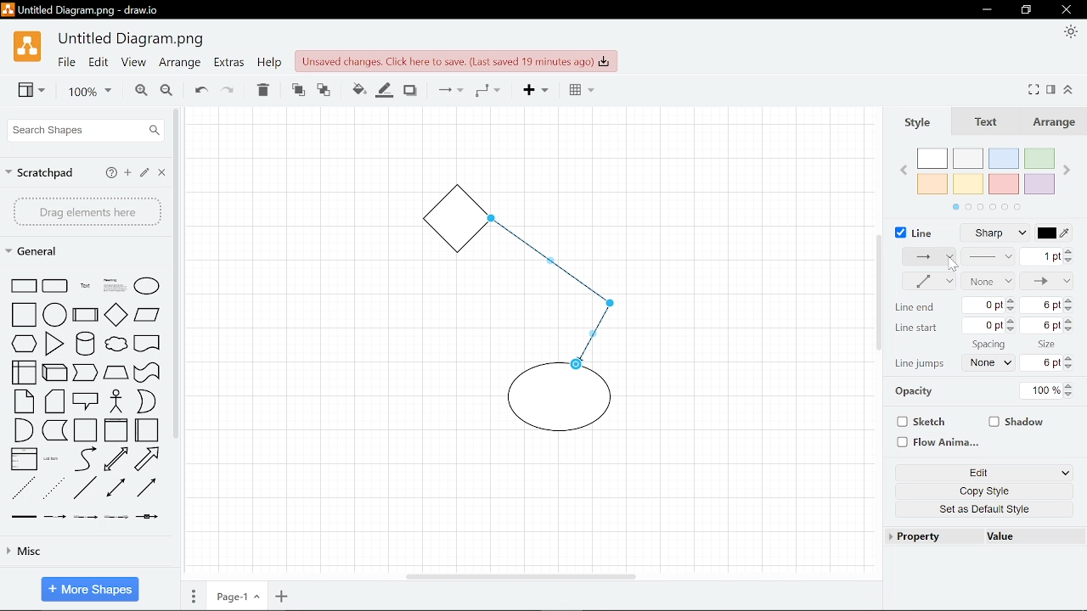  What do you see at coordinates (152, 459) in the screenshot?
I see `shape` at bounding box center [152, 459].